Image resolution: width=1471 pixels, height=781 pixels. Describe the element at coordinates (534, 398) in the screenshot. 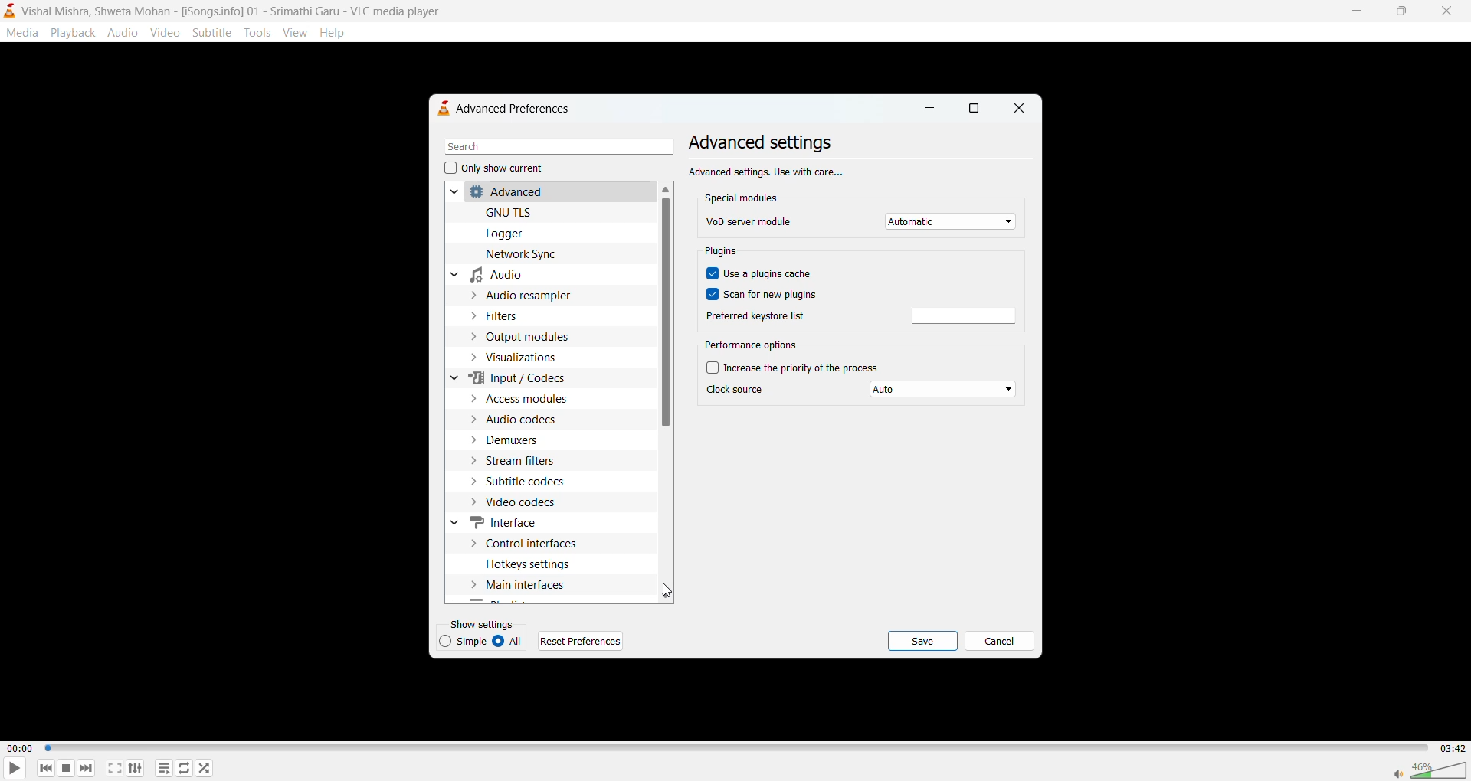

I see `access modules` at that location.